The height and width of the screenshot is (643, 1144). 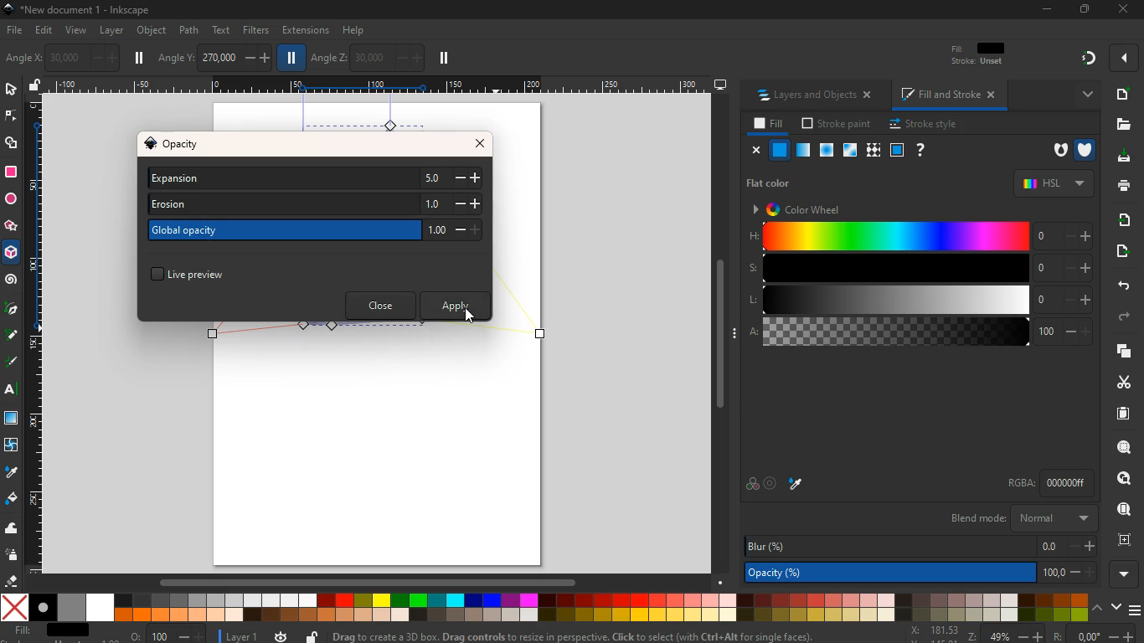 What do you see at coordinates (1083, 10) in the screenshot?
I see `Restore` at bounding box center [1083, 10].